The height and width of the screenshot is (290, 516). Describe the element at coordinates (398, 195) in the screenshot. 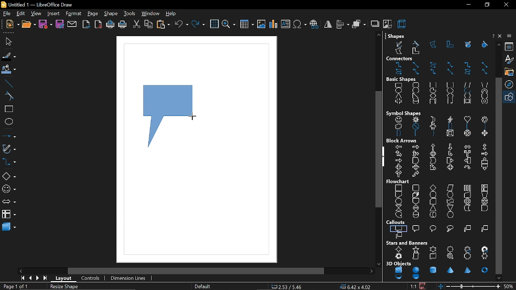

I see `document` at that location.